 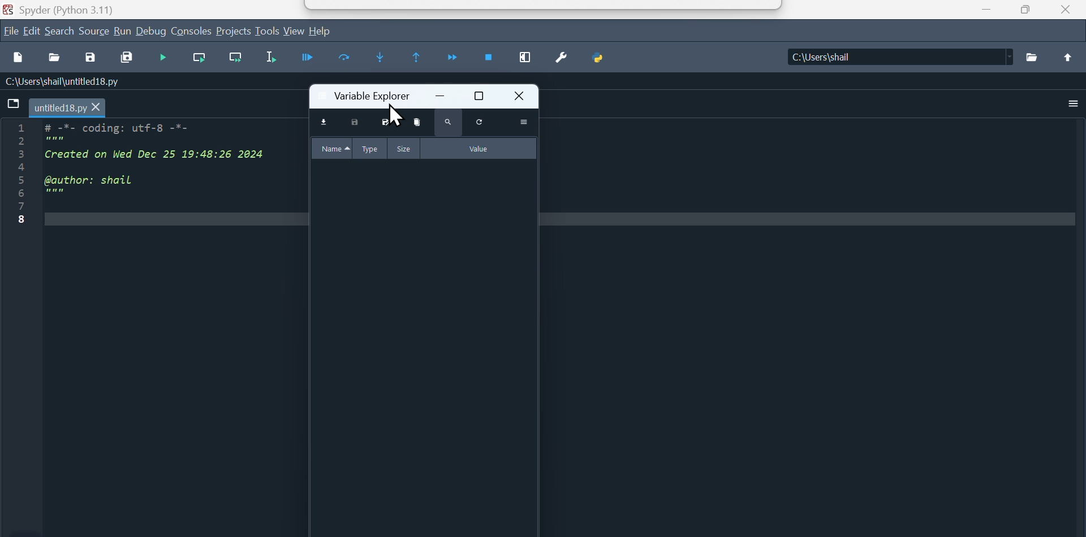 I want to click on Save all, so click(x=127, y=58).